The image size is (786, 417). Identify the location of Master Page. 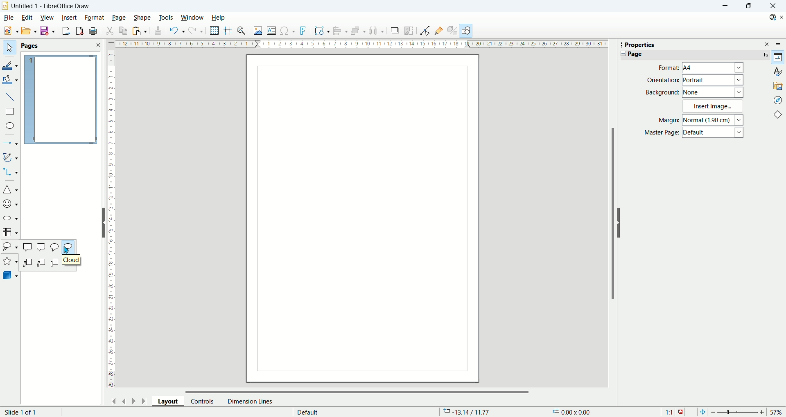
(662, 133).